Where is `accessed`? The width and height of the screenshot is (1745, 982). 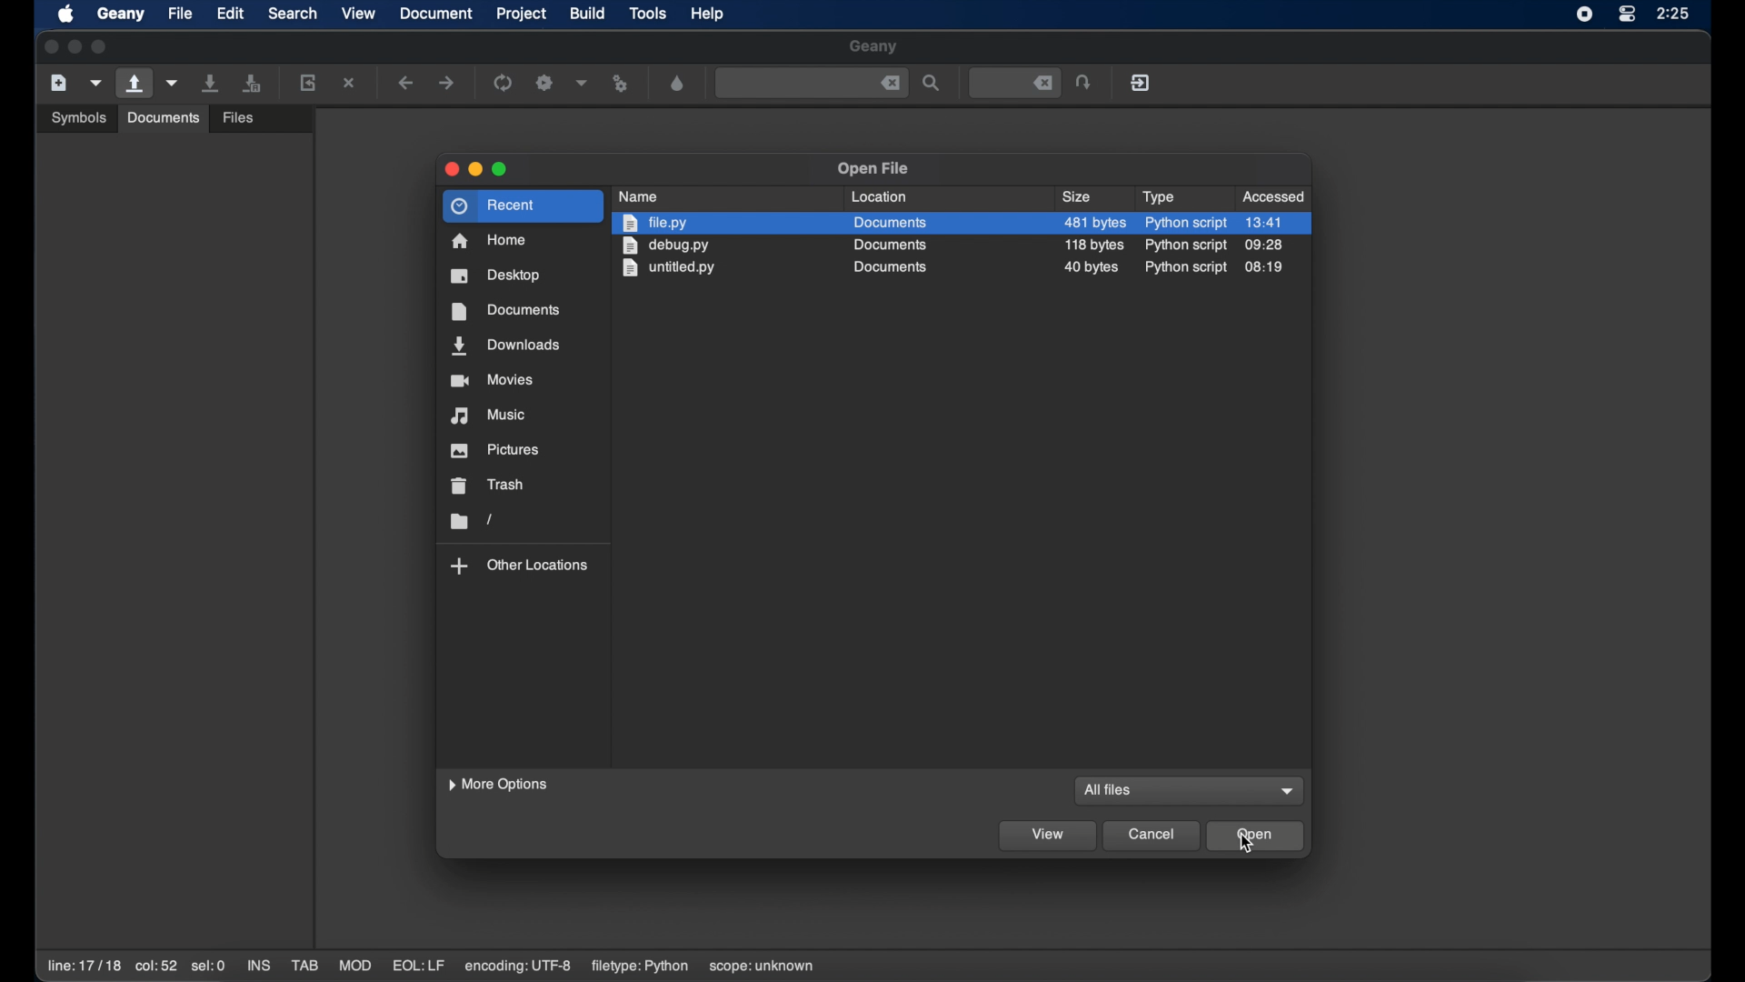
accessed is located at coordinates (1274, 197).